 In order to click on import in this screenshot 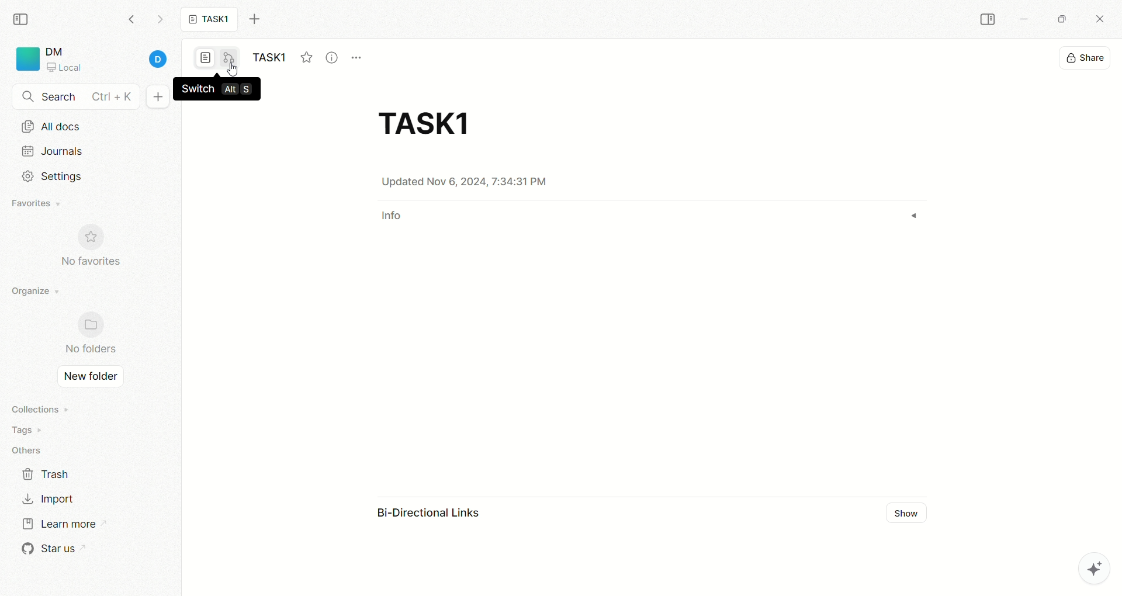, I will do `click(47, 498)`.